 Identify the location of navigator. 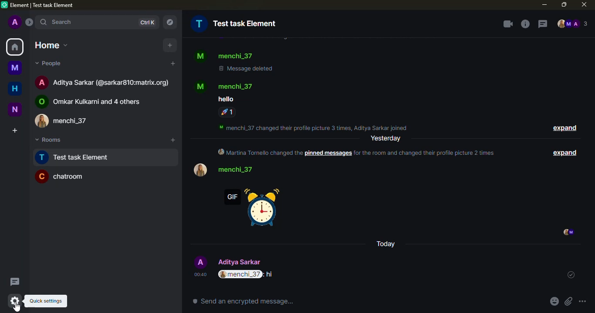
(169, 23).